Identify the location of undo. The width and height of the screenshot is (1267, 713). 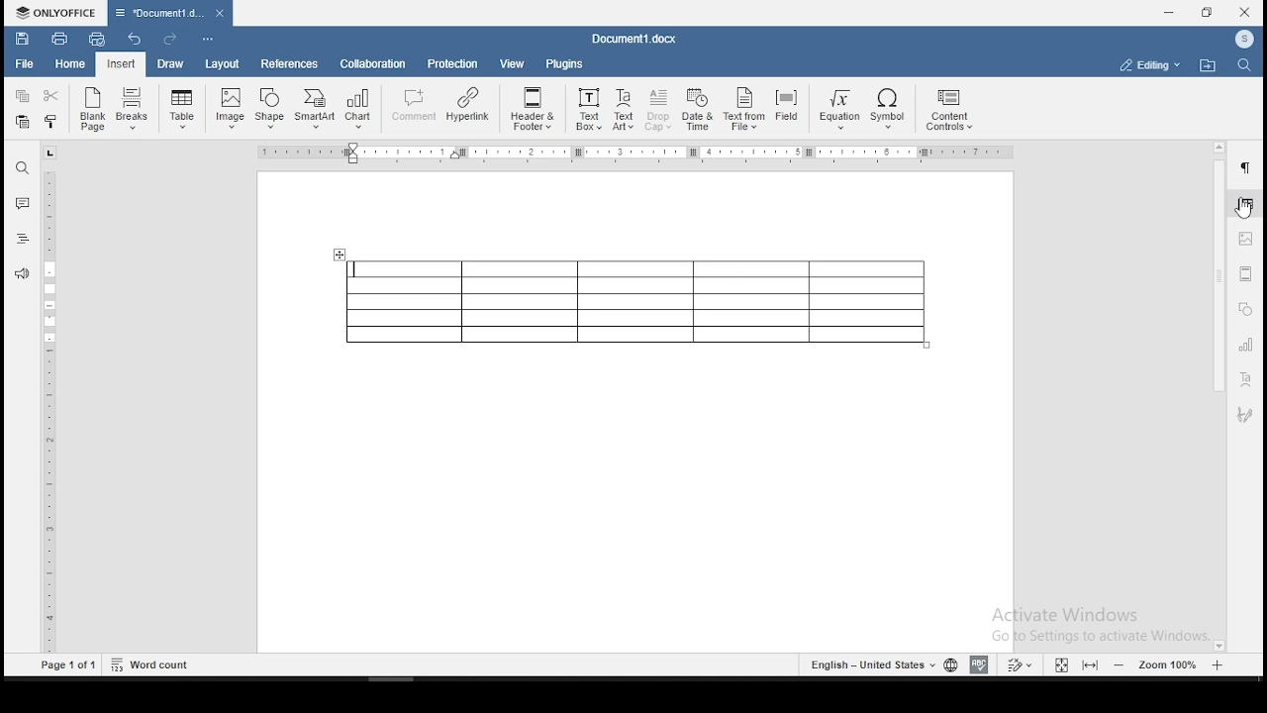
(138, 41).